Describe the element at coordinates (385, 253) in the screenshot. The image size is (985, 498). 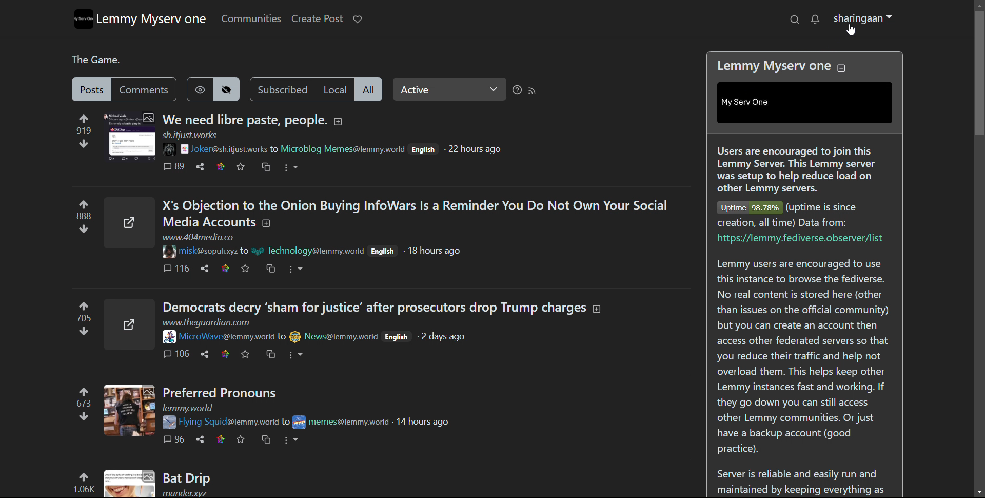
I see `English` at that location.